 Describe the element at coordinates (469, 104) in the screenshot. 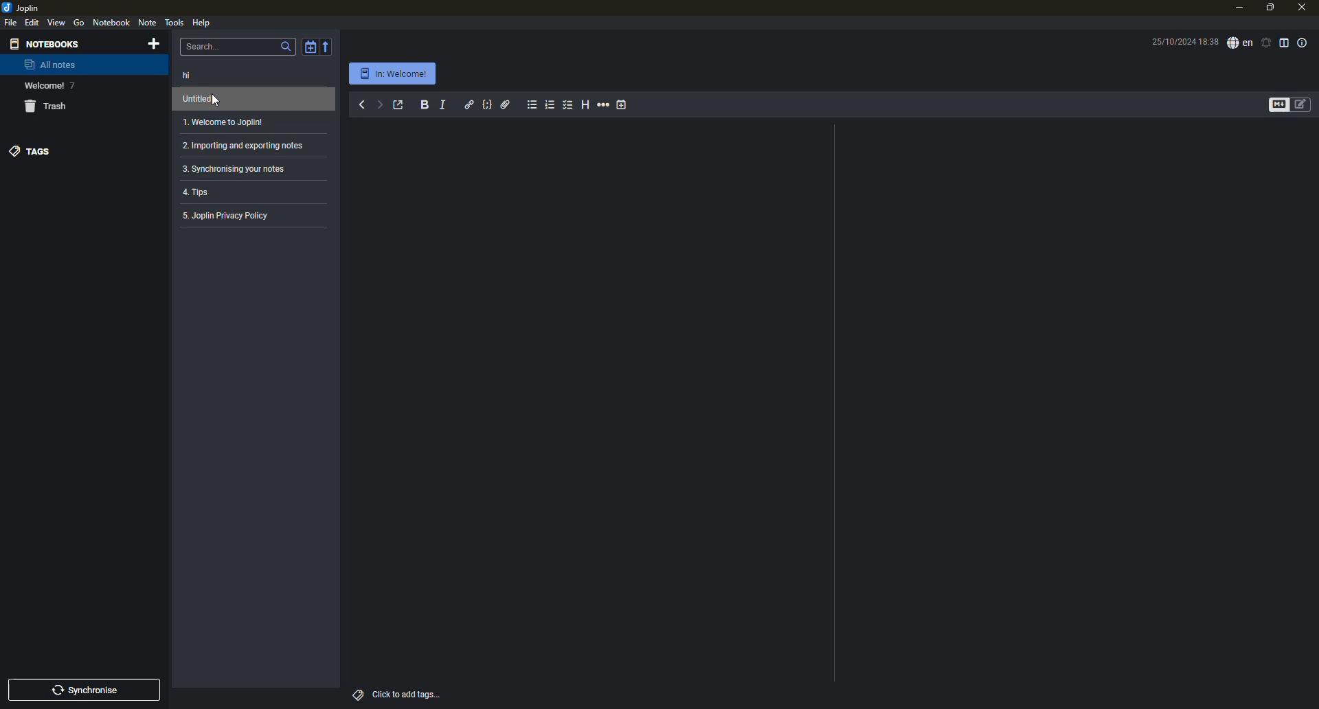

I see `hyperlink` at that location.